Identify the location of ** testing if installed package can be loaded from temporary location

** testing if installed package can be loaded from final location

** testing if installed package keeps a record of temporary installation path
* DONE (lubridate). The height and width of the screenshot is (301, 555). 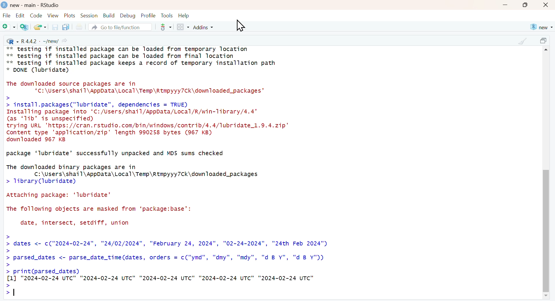
(144, 60).